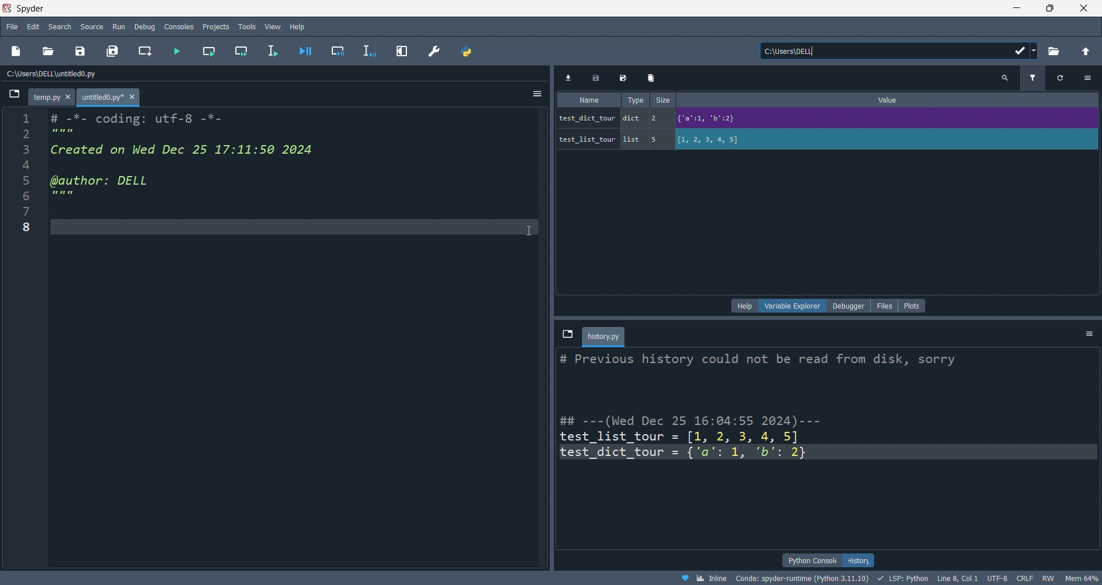 The image size is (1102, 585). I want to click on Line number, so click(25, 177).